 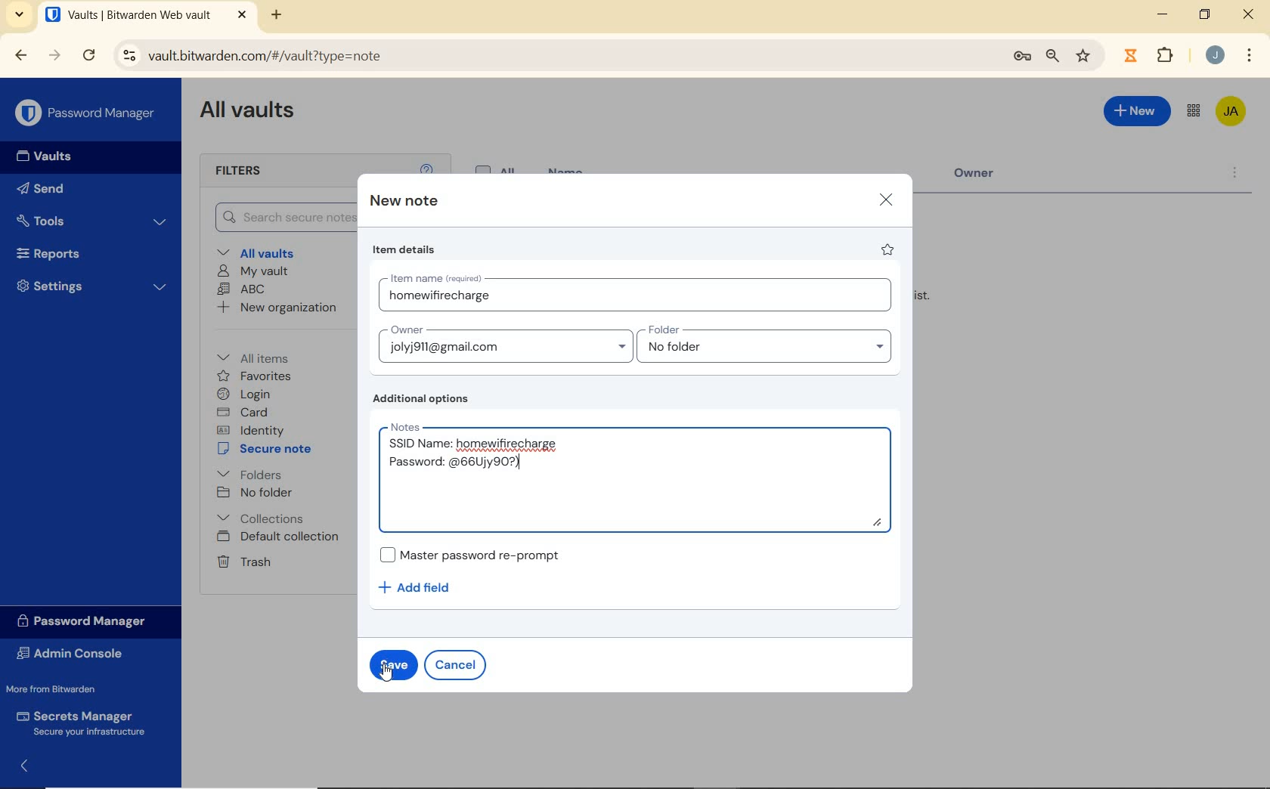 I want to click on Master password re-prompt, so click(x=479, y=554).